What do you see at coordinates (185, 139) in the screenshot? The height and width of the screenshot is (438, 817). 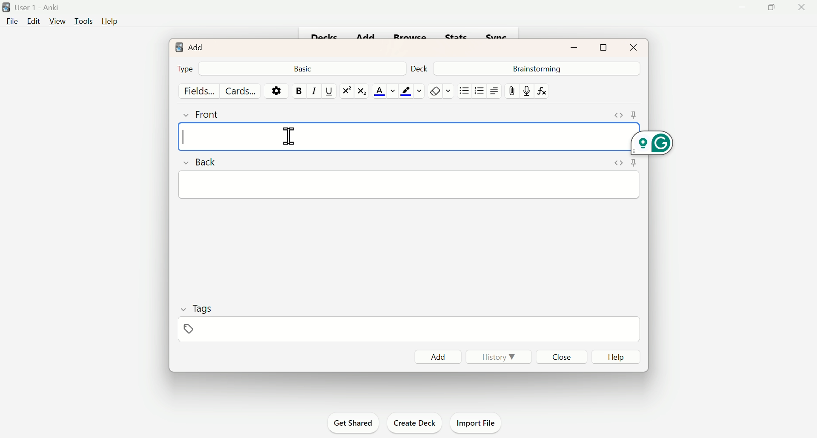 I see `Text cursor` at bounding box center [185, 139].